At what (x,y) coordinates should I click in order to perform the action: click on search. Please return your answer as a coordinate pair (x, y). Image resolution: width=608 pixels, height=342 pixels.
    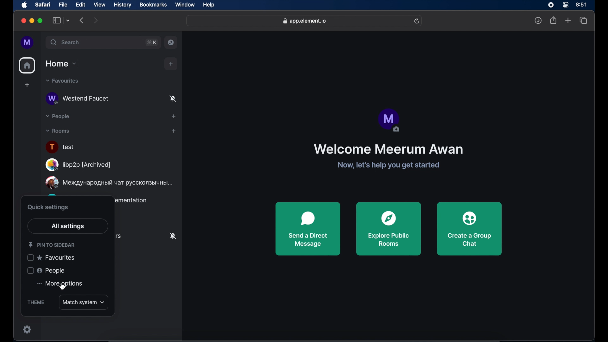
    Looking at the image, I should click on (65, 42).